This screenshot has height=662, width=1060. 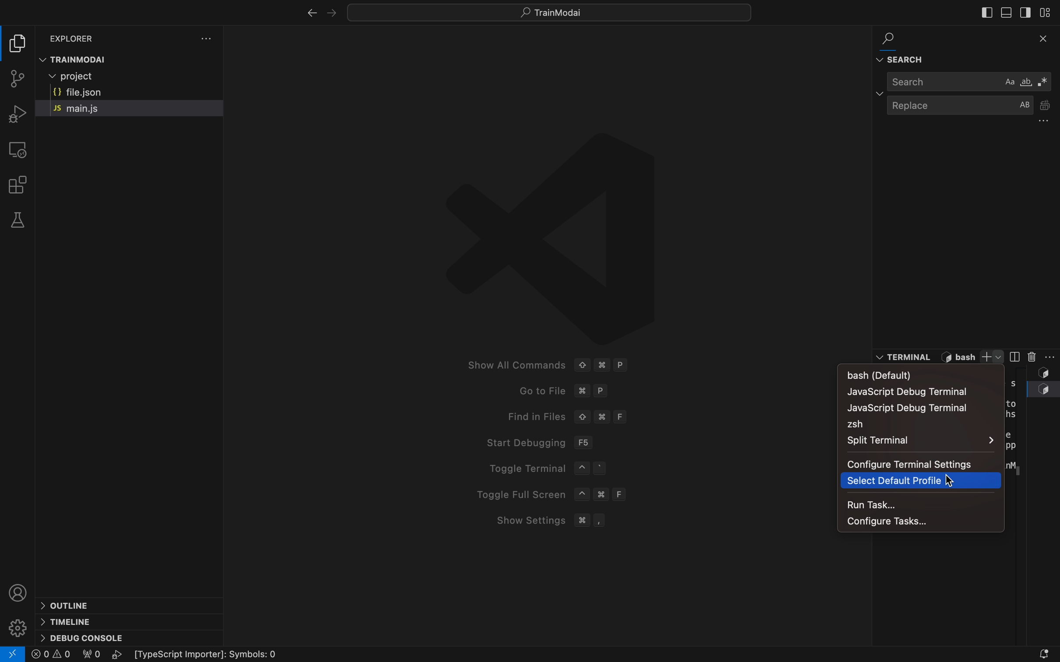 What do you see at coordinates (18, 623) in the screenshot?
I see `setting` at bounding box center [18, 623].